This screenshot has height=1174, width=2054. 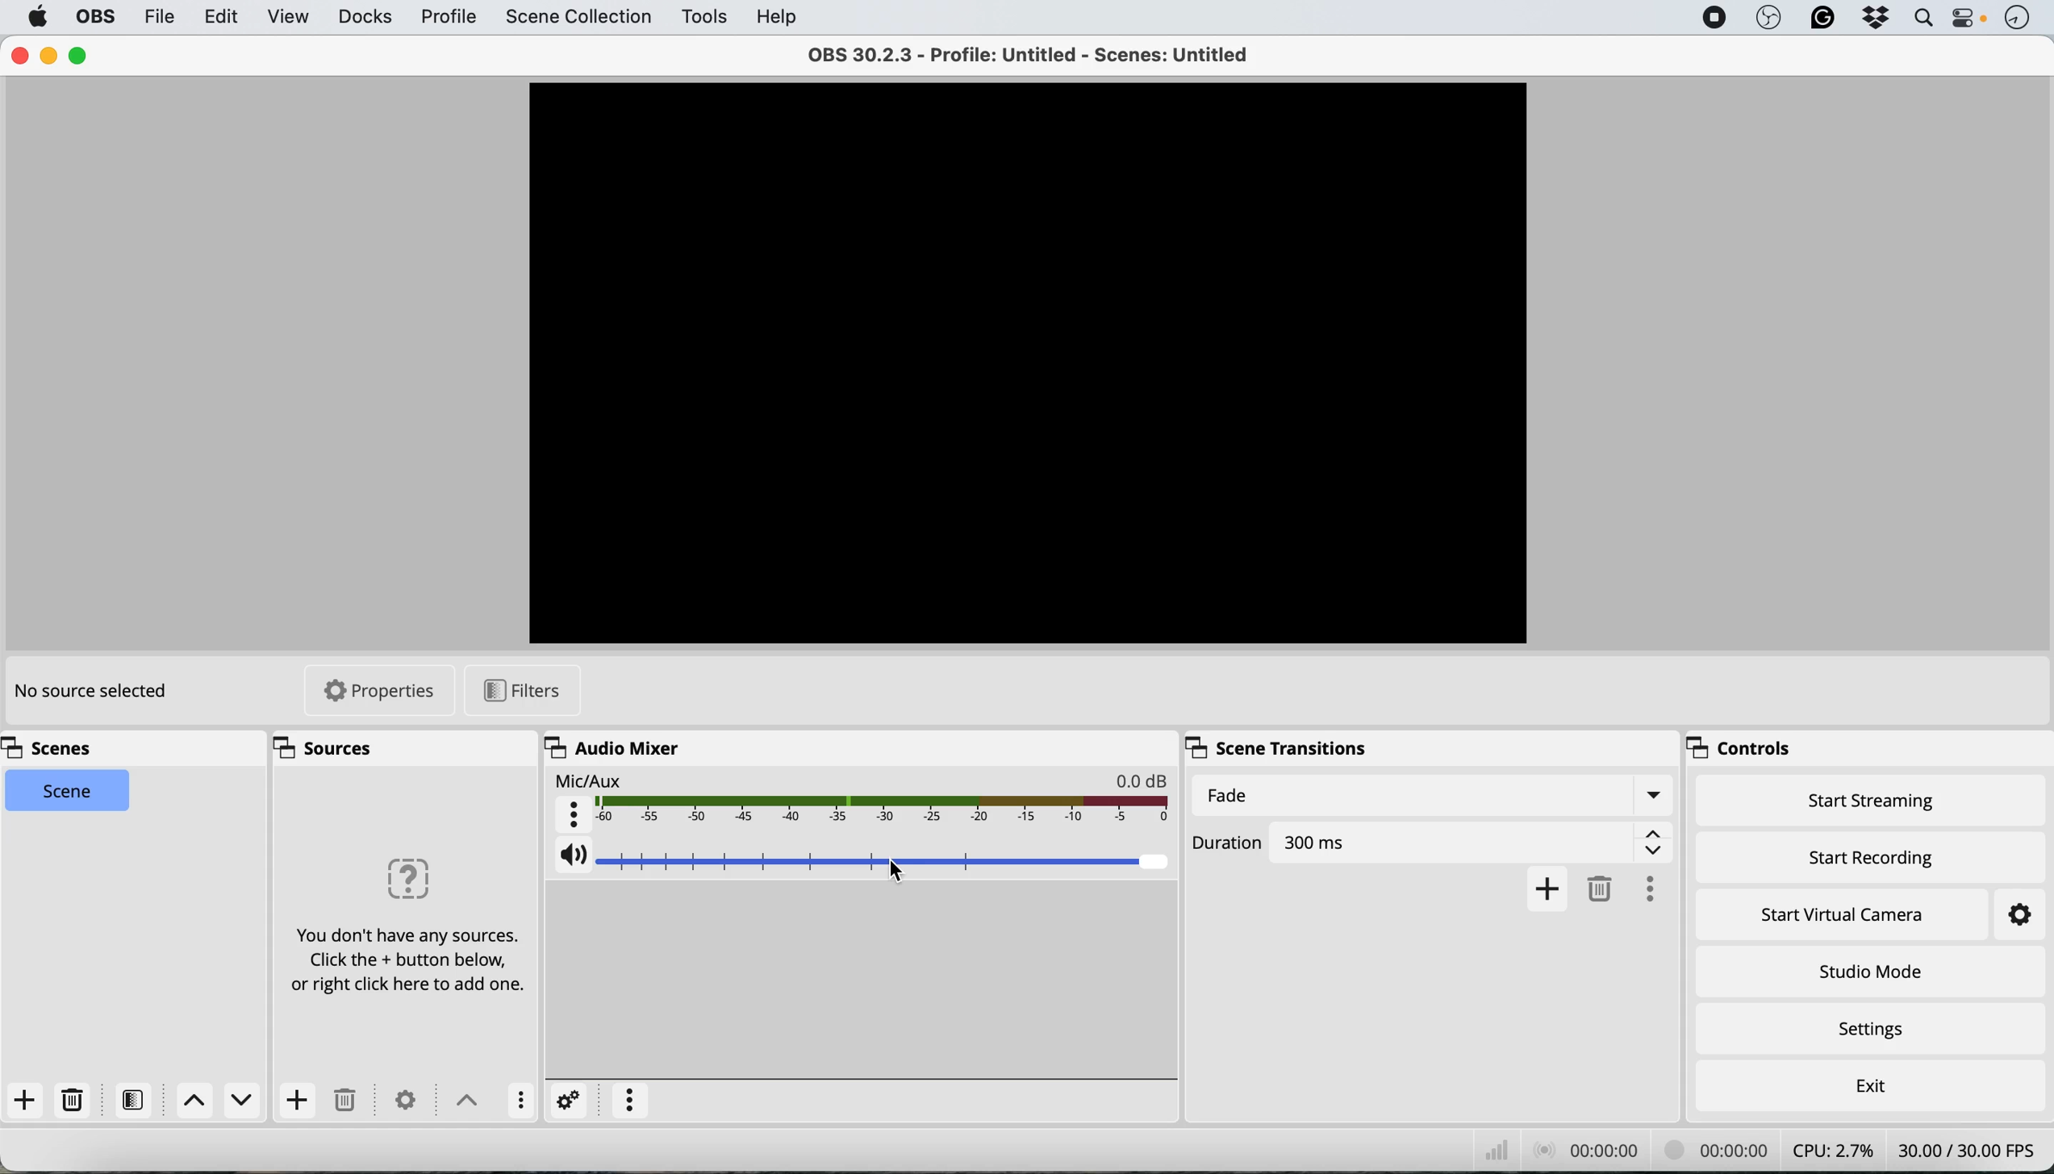 What do you see at coordinates (1839, 1151) in the screenshot?
I see `cpu usage - CPU: 2.7%` at bounding box center [1839, 1151].